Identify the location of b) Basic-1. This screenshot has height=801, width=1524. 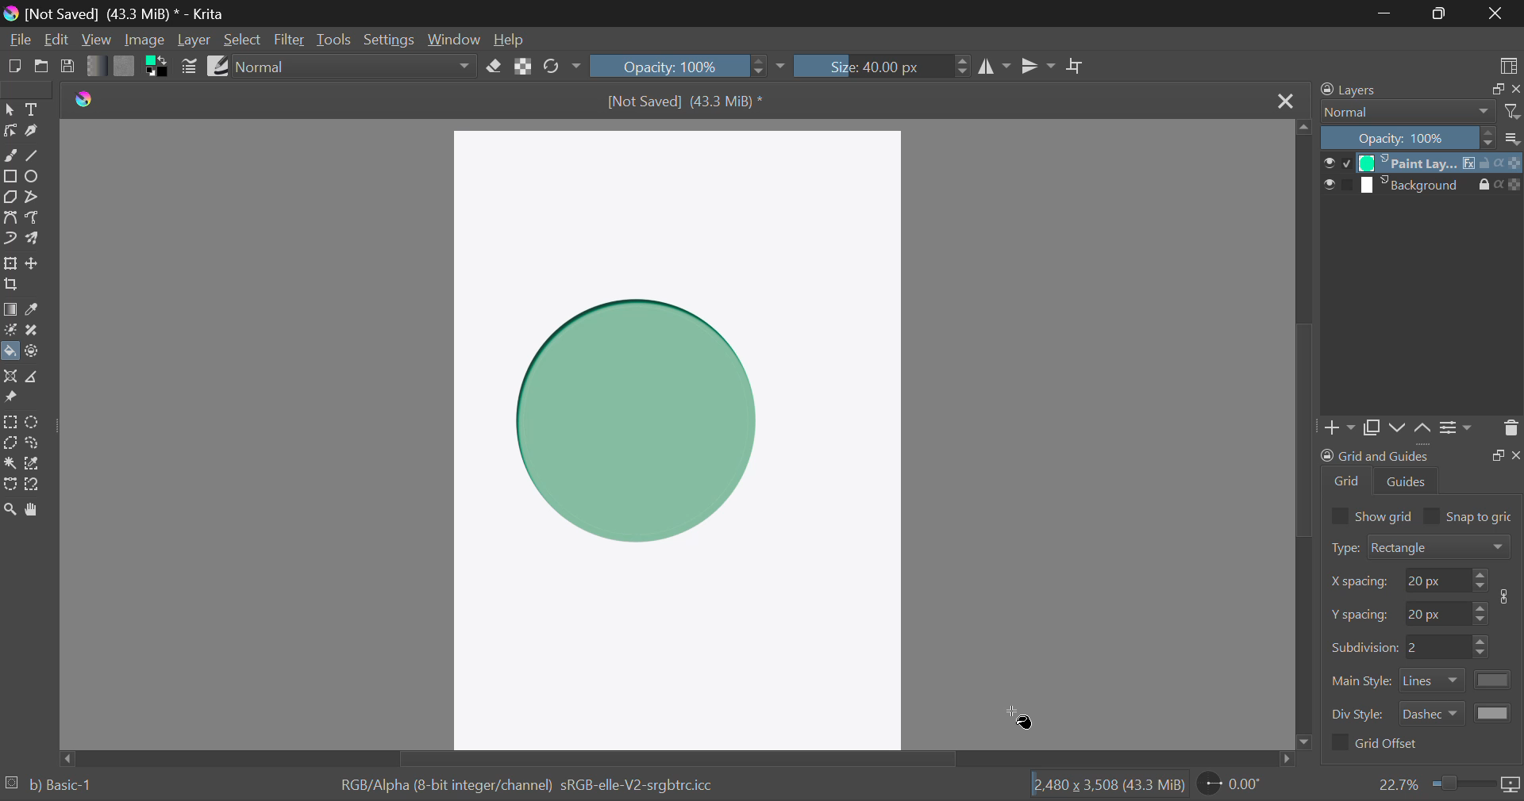
(71, 787).